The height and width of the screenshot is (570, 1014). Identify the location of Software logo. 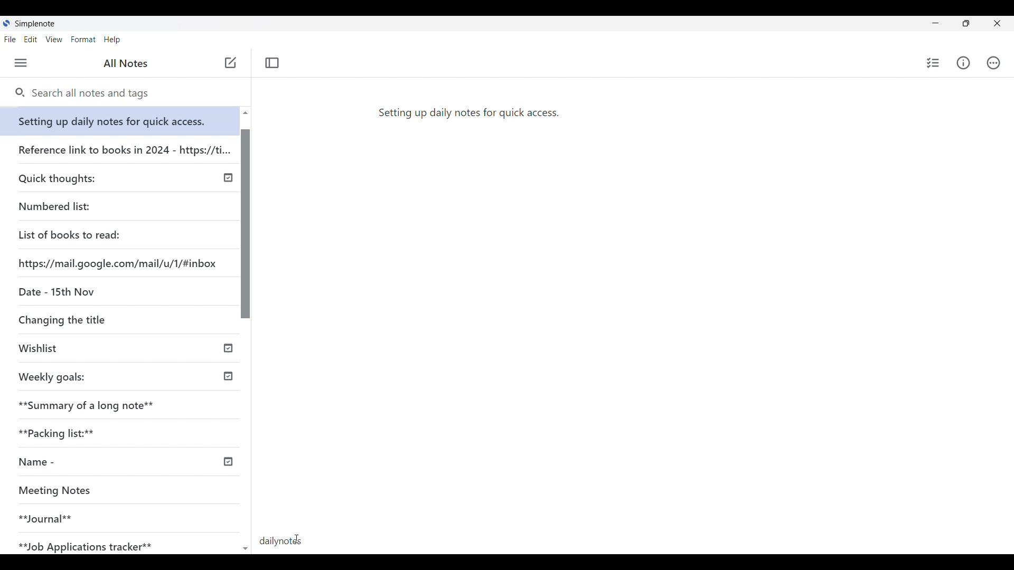
(7, 23).